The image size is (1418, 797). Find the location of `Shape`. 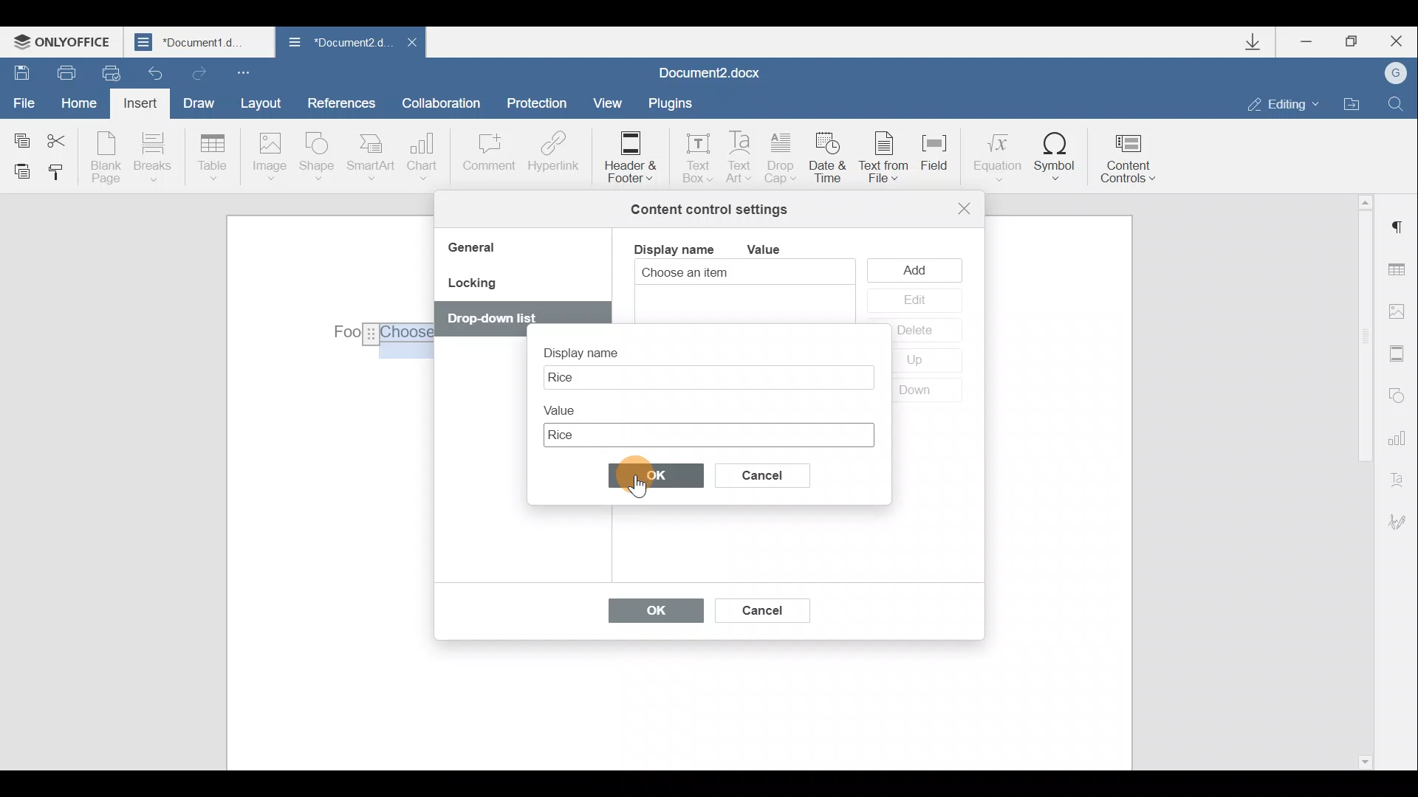

Shape is located at coordinates (320, 159).